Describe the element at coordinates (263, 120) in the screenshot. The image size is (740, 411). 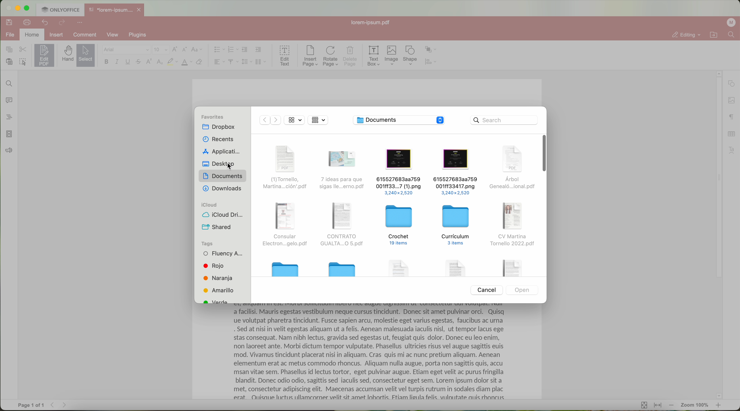
I see `Backward` at that location.